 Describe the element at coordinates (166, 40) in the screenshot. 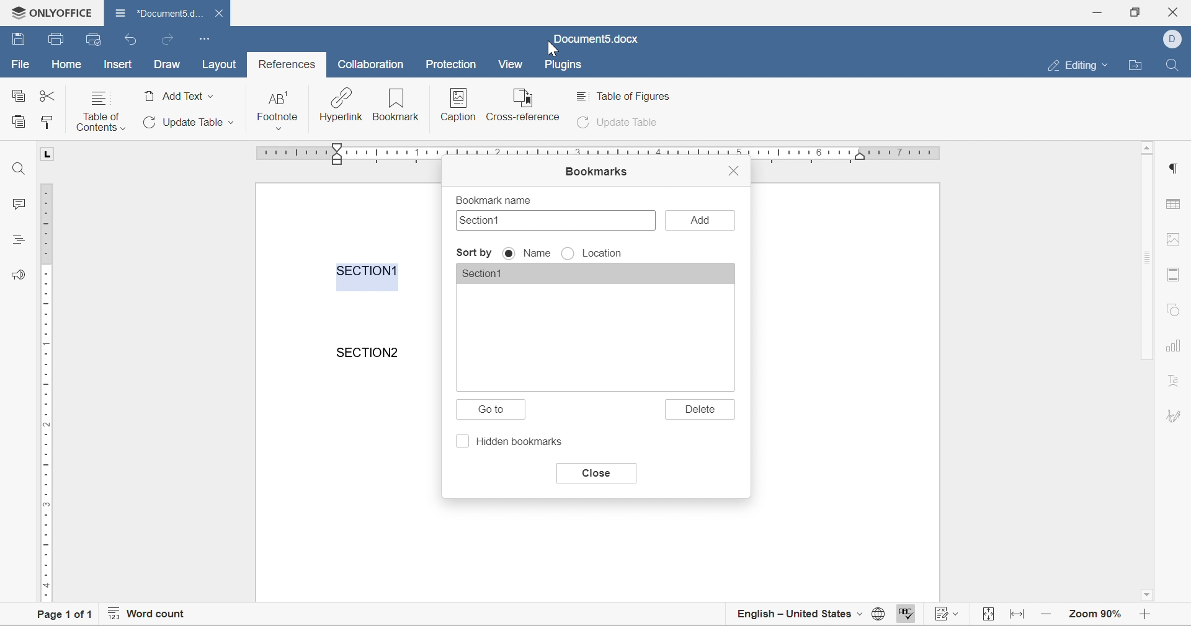

I see `redo` at that location.